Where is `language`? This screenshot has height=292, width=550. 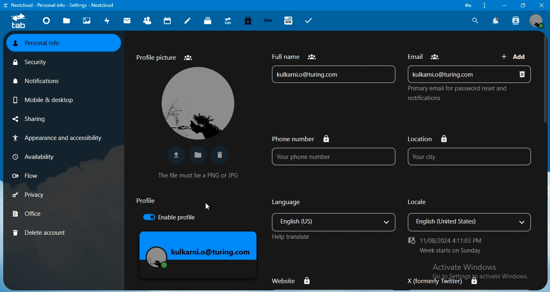 language is located at coordinates (334, 217).